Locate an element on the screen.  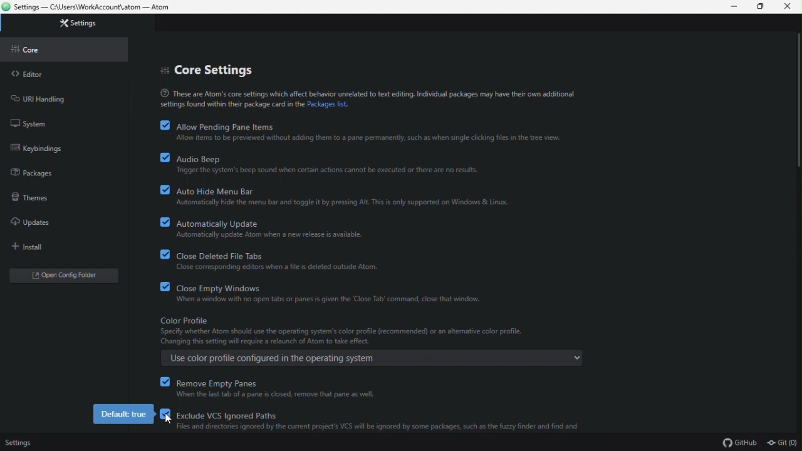
Close empty Windows is located at coordinates (367, 293).